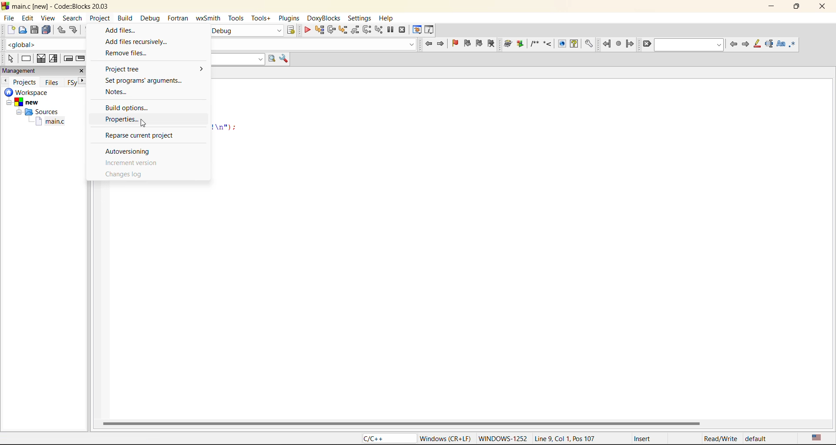  I want to click on exit condition loop, so click(80, 58).